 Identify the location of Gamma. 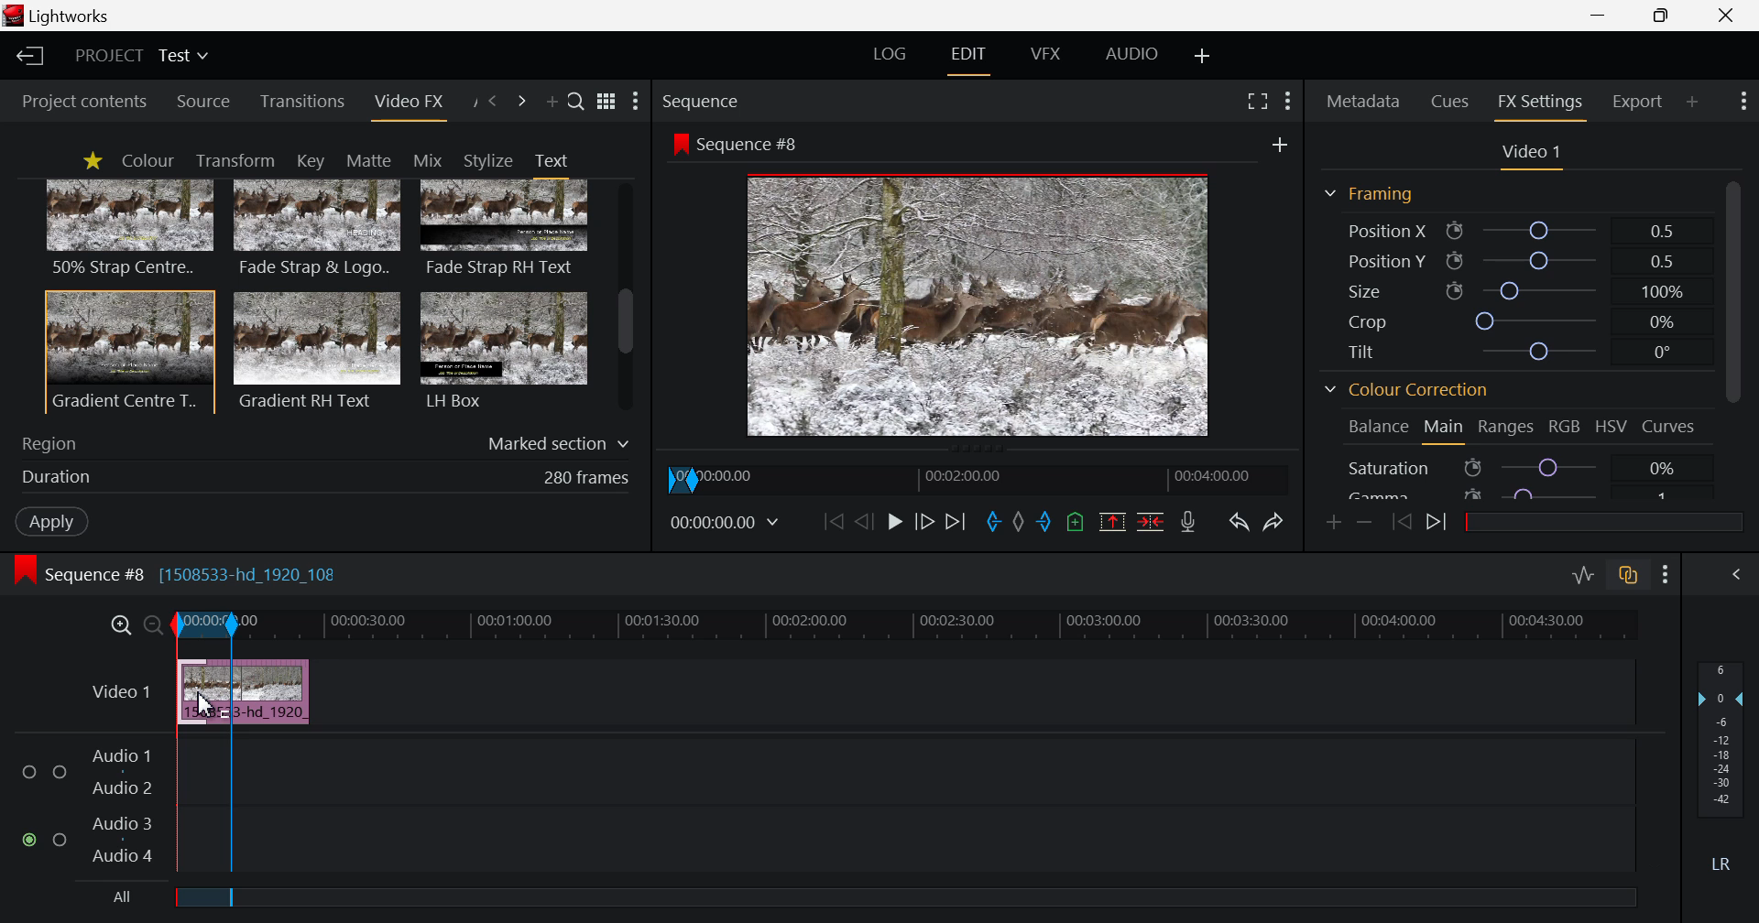
(1510, 492).